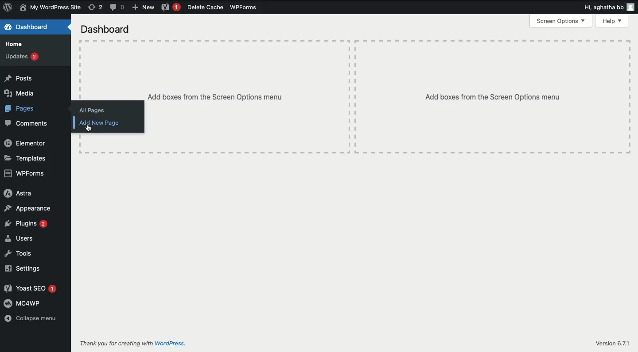 The height and width of the screenshot is (352, 638). What do you see at coordinates (89, 130) in the screenshot?
I see `Cursor` at bounding box center [89, 130].